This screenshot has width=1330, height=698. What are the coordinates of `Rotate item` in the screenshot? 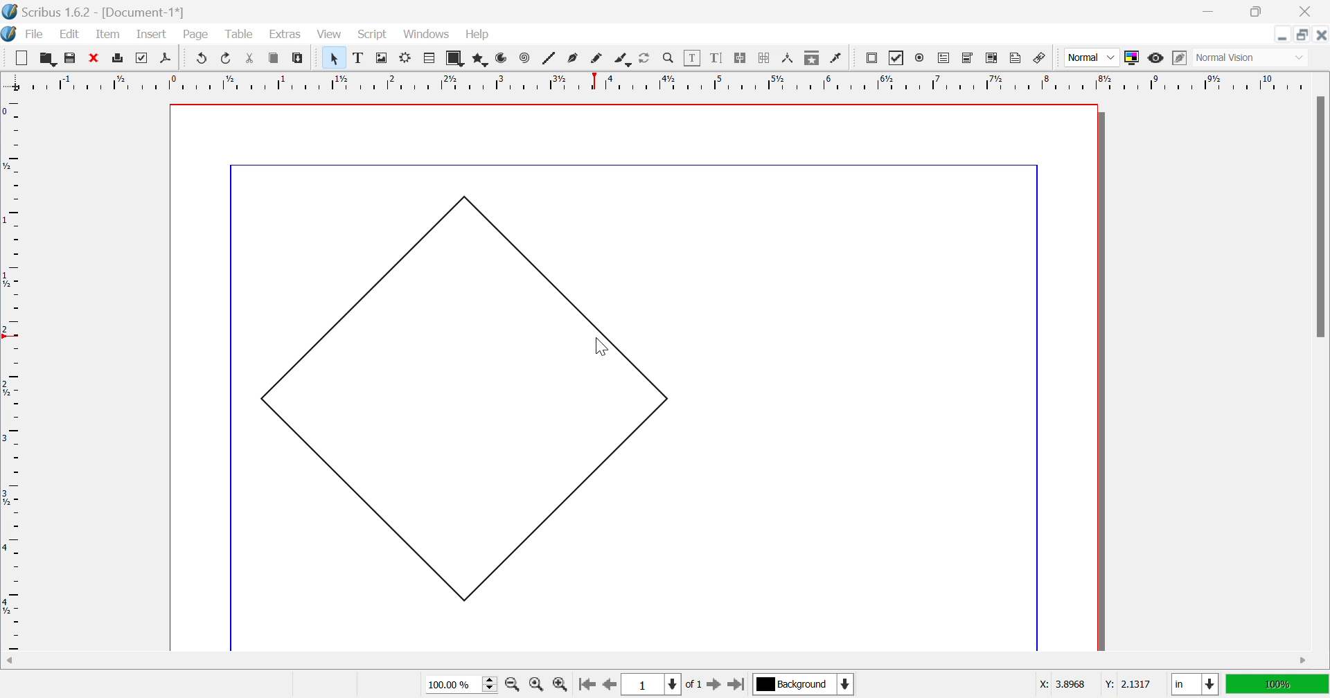 It's located at (644, 58).